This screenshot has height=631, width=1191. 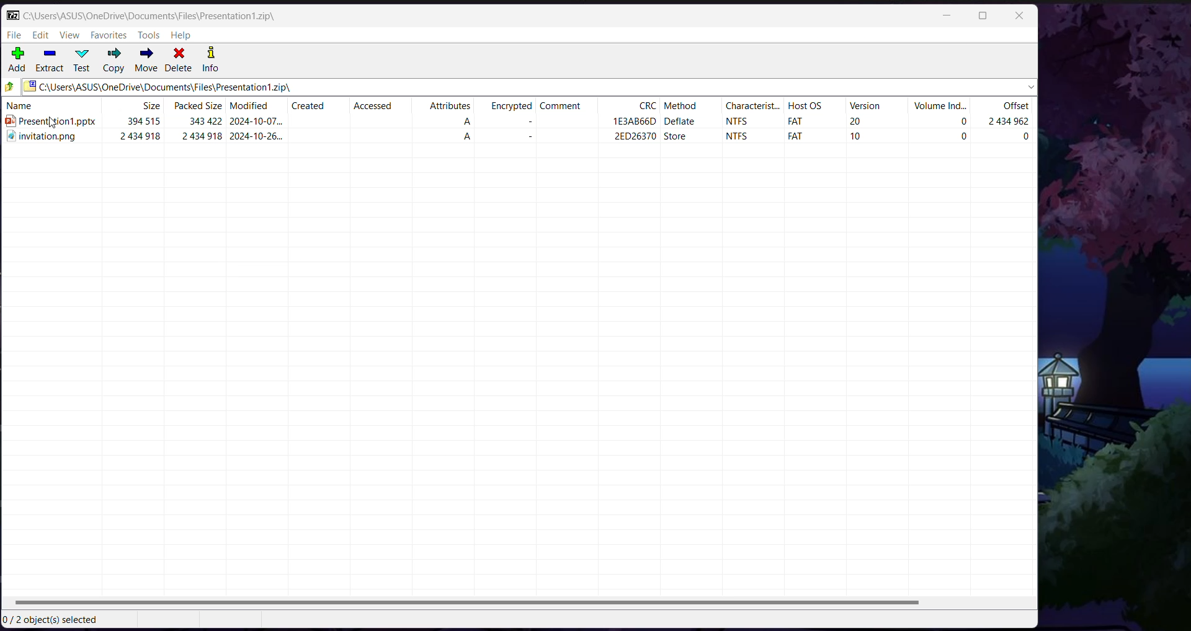 What do you see at coordinates (179, 60) in the screenshot?
I see `Delete` at bounding box center [179, 60].